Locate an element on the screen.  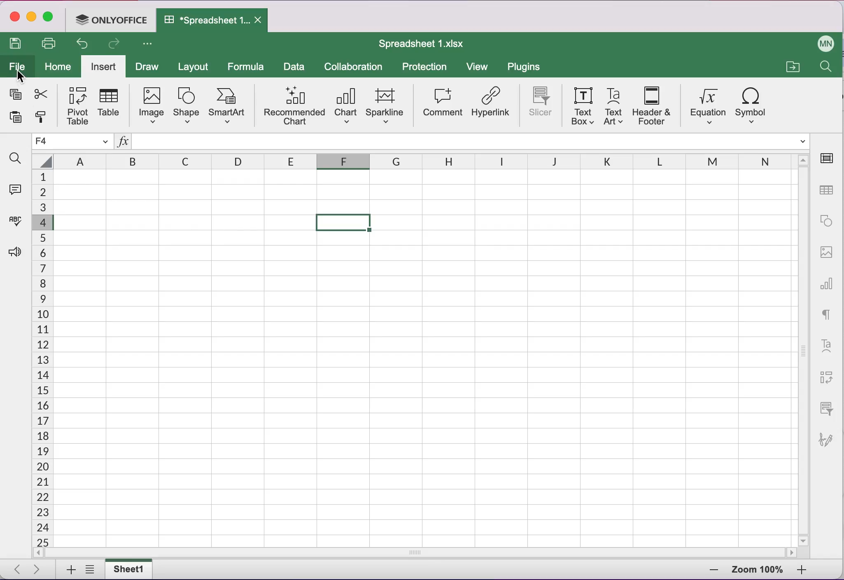
spreadsheet 1.xlsx is located at coordinates (427, 45).